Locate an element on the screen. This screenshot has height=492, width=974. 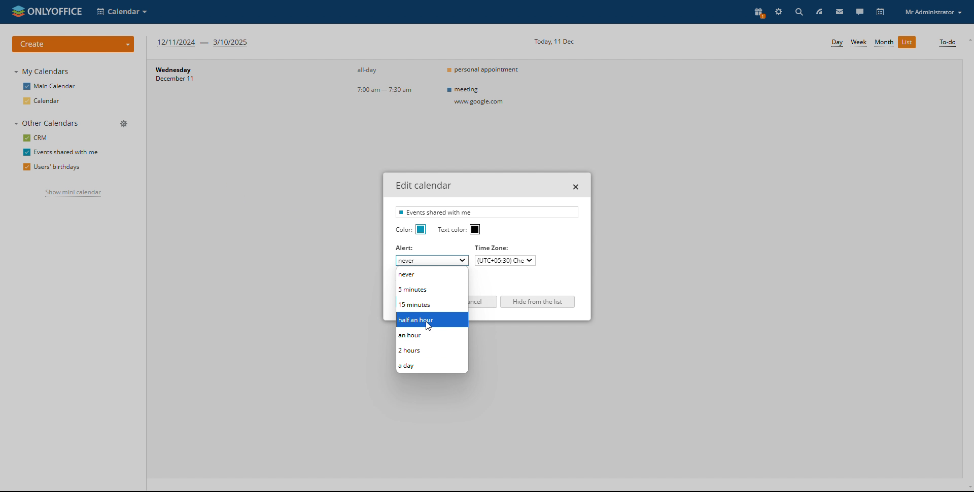
crm is located at coordinates (37, 138).